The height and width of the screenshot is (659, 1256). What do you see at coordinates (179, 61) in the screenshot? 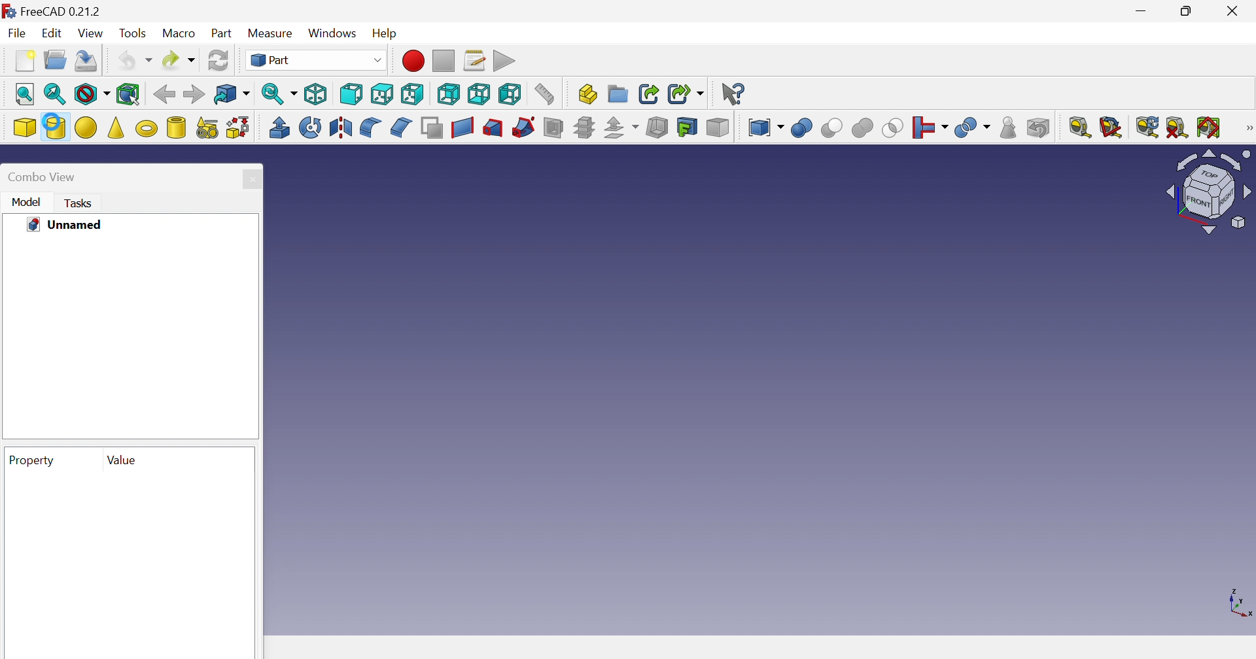
I see `Redo` at bounding box center [179, 61].